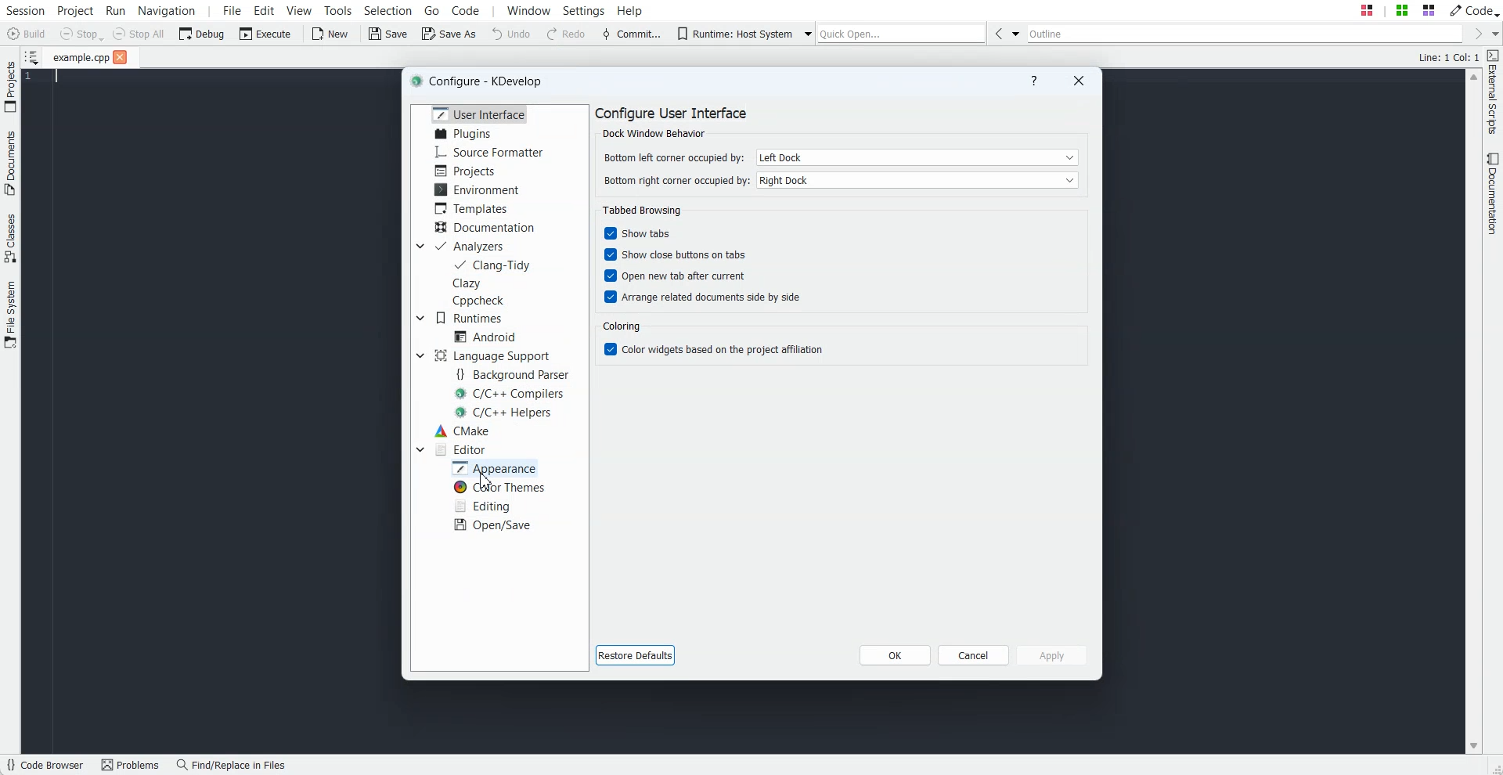 The width and height of the screenshot is (1503, 775). I want to click on Go Forward, so click(1473, 33).